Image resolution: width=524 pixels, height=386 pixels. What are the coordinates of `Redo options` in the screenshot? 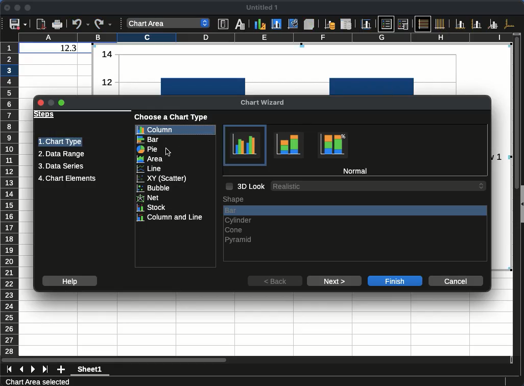 It's located at (103, 24).